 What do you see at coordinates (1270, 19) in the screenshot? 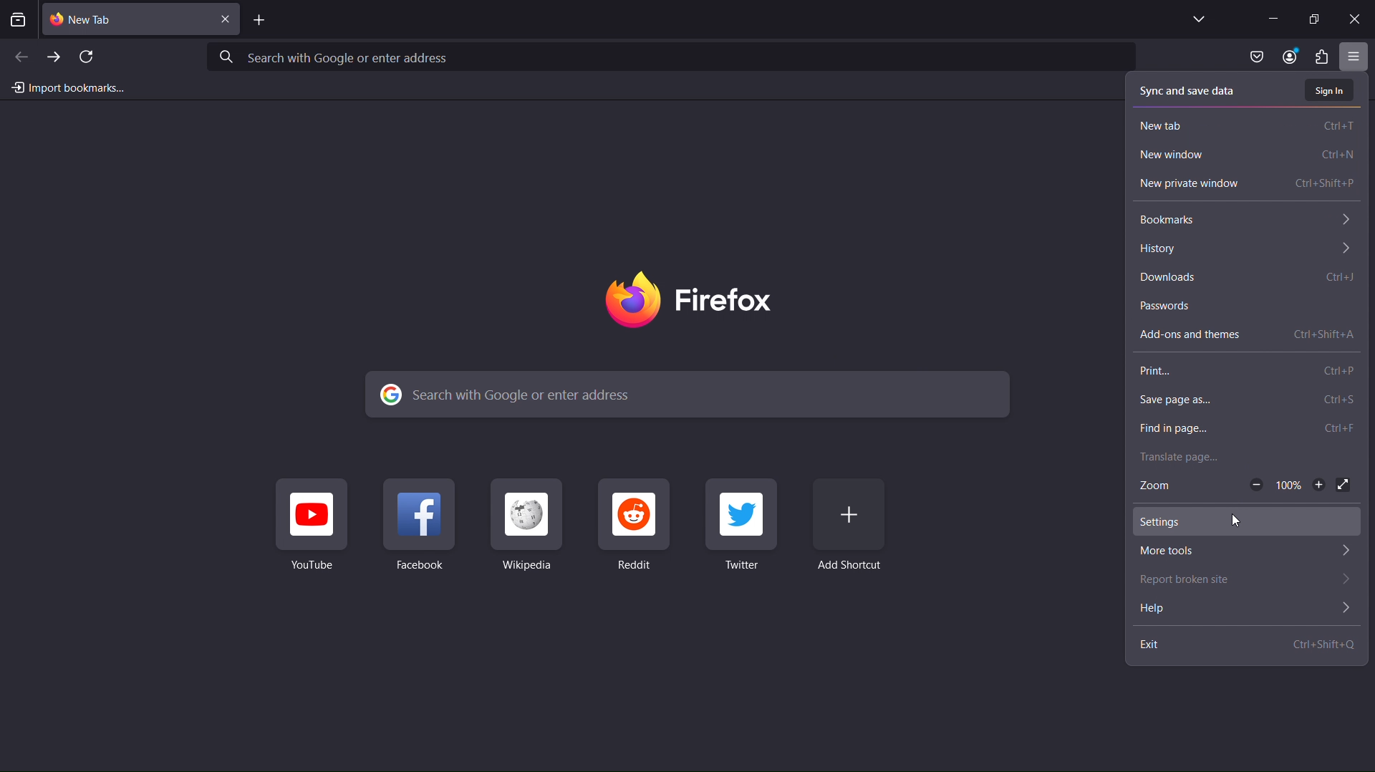
I see `Minimize` at bounding box center [1270, 19].